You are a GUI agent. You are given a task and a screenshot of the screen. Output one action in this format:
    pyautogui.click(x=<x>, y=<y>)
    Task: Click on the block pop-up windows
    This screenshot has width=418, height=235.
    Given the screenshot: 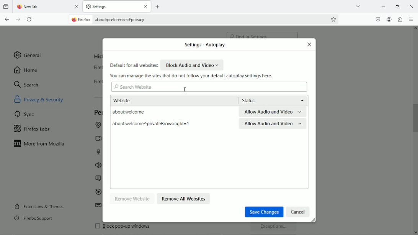 What is the action you would take?
    pyautogui.click(x=148, y=228)
    